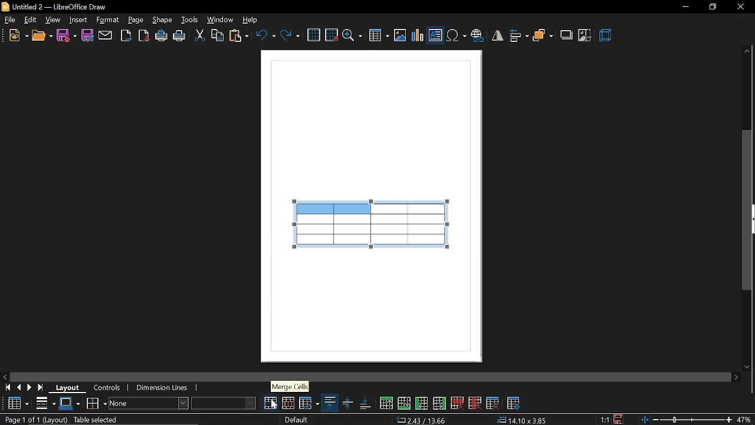 The image size is (755, 425). Describe the element at coordinates (8, 19) in the screenshot. I see `file` at that location.